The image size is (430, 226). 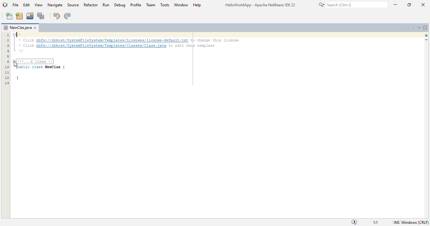 I want to click on Line numbers, so click(x=8, y=45).